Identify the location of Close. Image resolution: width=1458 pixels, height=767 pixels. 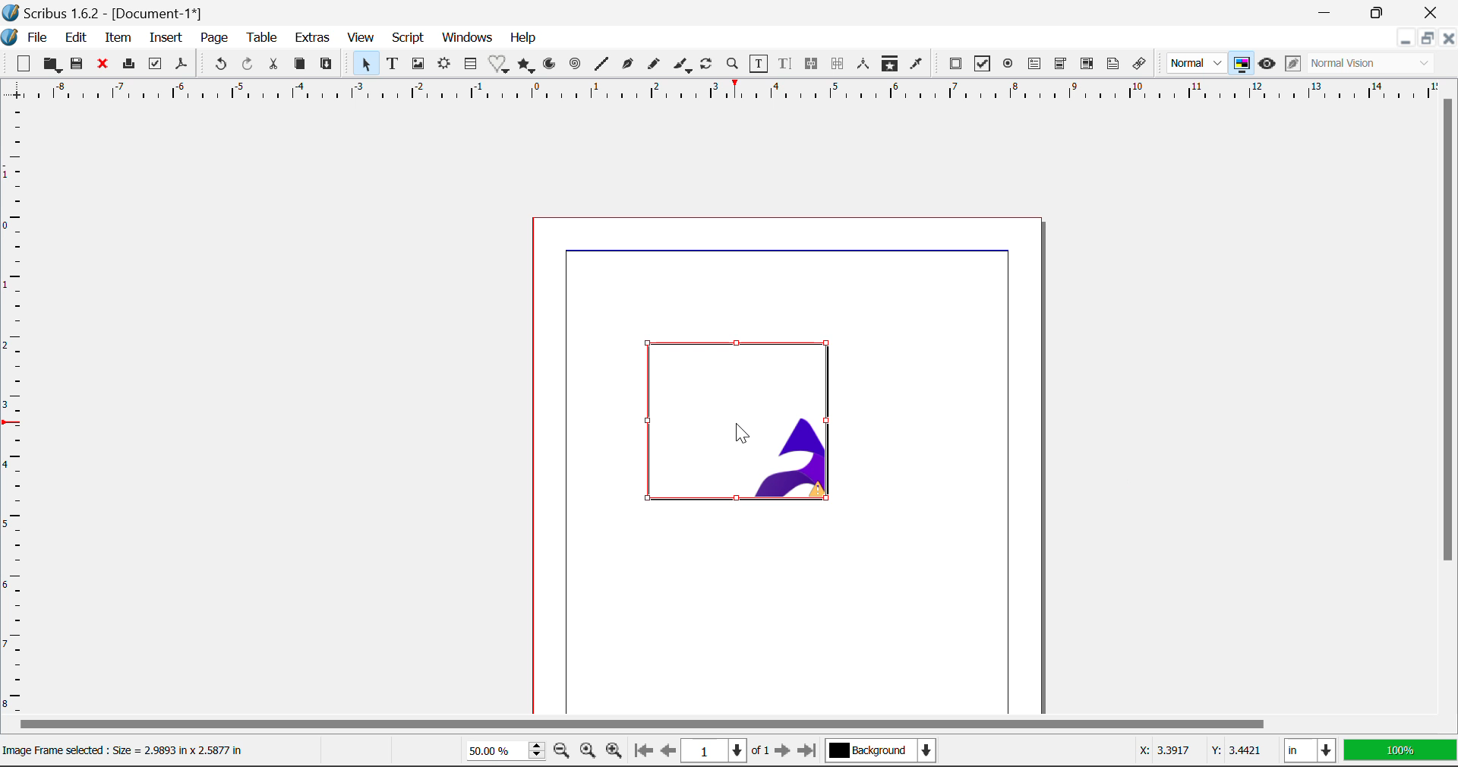
(1449, 38).